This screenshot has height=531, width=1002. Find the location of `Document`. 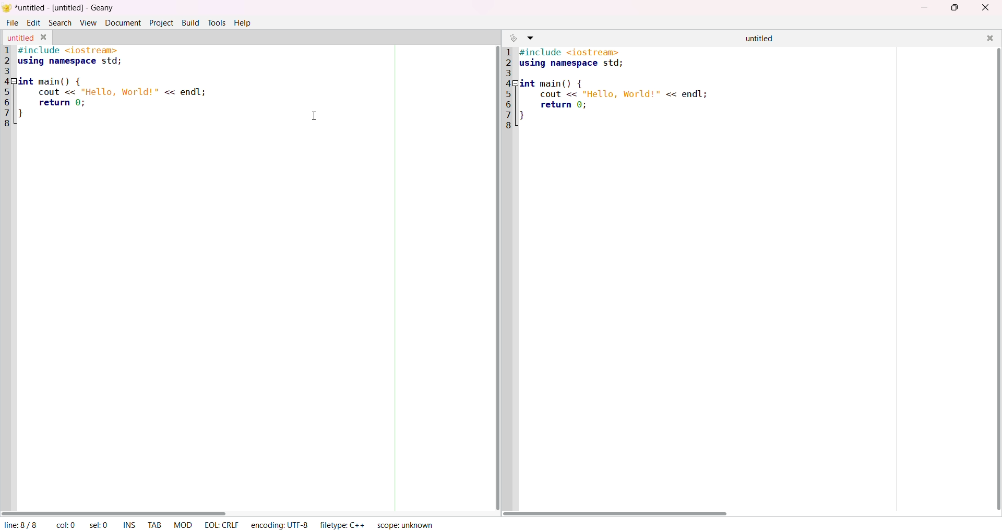

Document is located at coordinates (122, 22).